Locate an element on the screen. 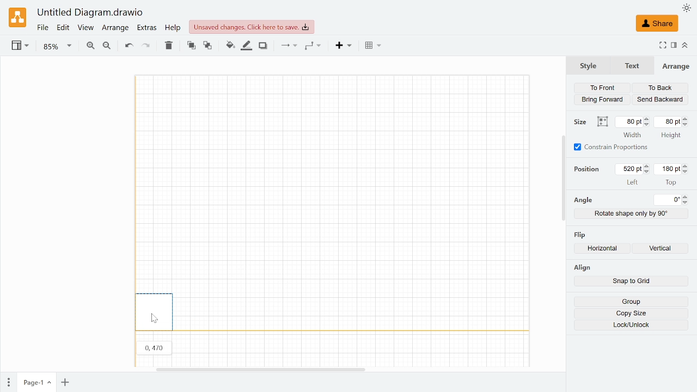  Draw.io logo is located at coordinates (19, 17).